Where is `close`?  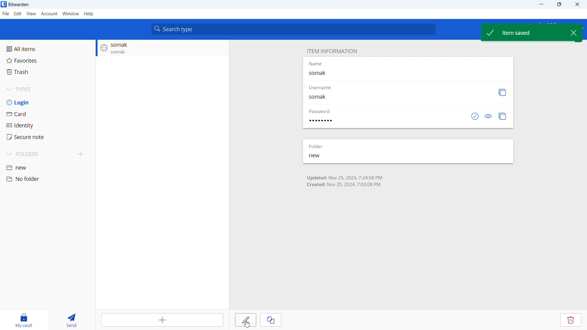
close is located at coordinates (577, 5).